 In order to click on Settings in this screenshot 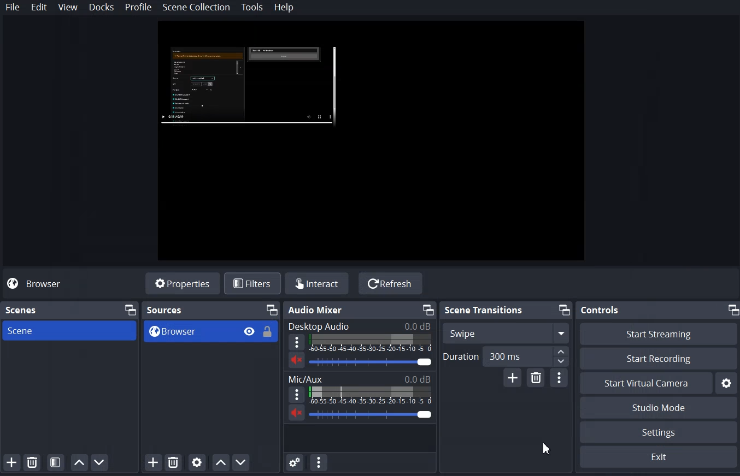, I will do `click(727, 383)`.